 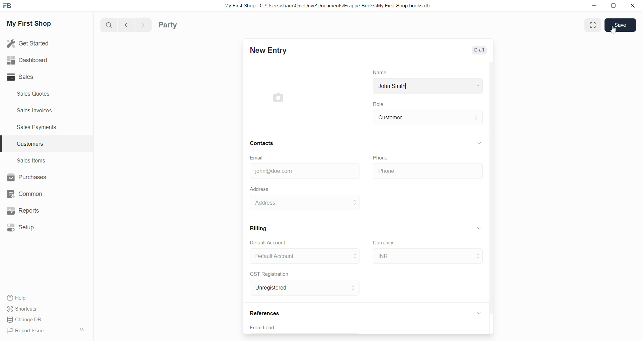 What do you see at coordinates (34, 111) in the screenshot?
I see `sales invoices ` at bounding box center [34, 111].